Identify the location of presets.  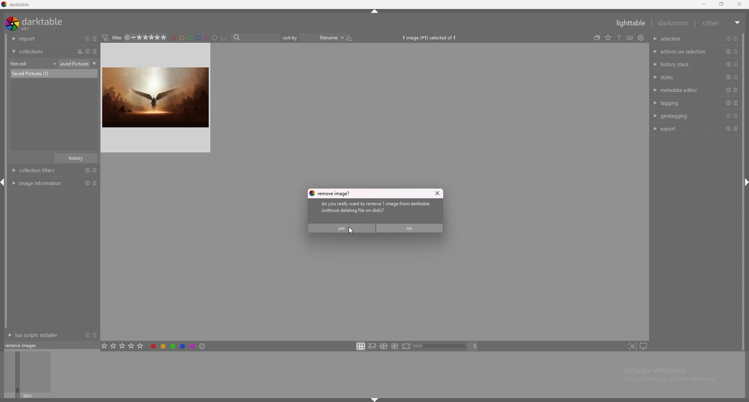
(736, 52).